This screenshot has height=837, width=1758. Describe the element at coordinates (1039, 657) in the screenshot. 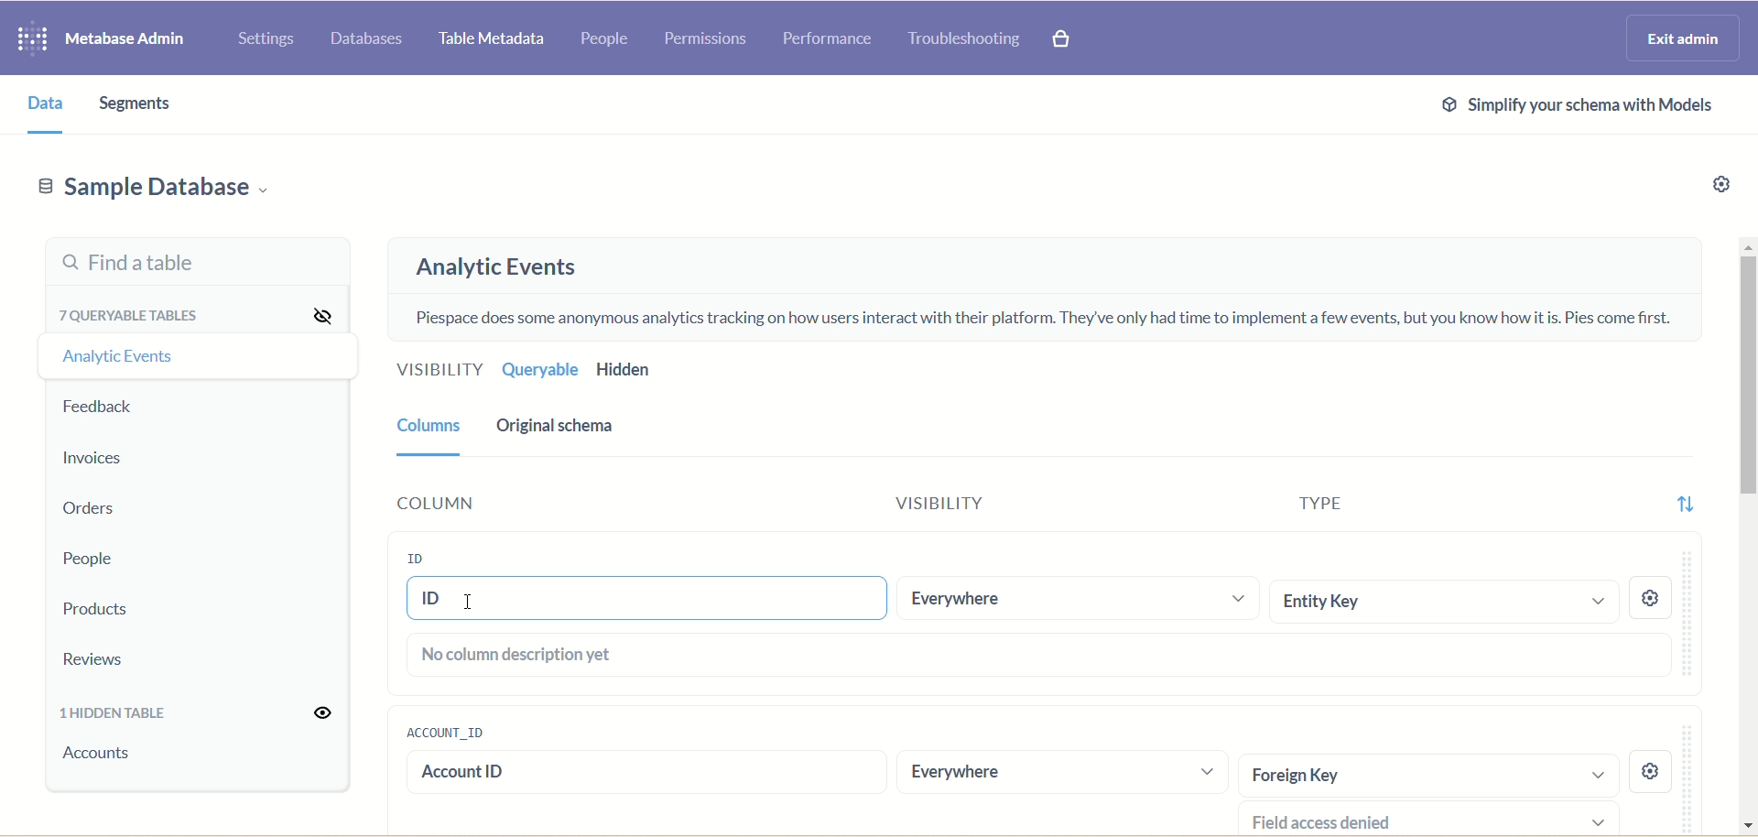

I see `No columns description` at that location.